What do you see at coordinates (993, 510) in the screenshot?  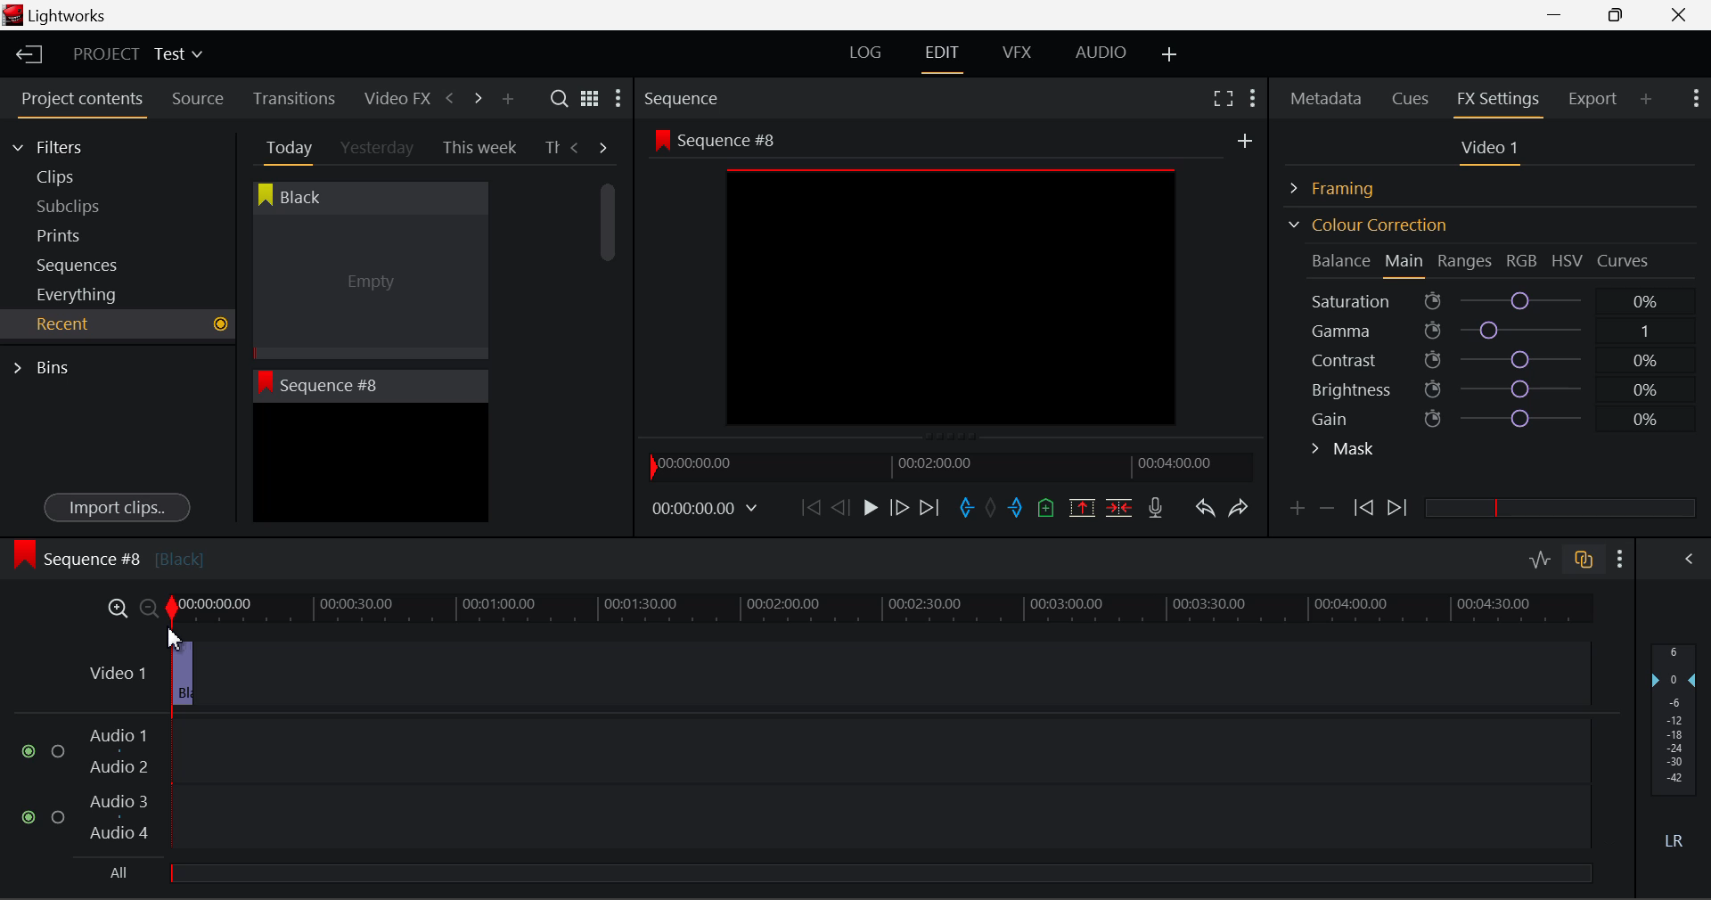 I see `Remove All Marks` at bounding box center [993, 510].